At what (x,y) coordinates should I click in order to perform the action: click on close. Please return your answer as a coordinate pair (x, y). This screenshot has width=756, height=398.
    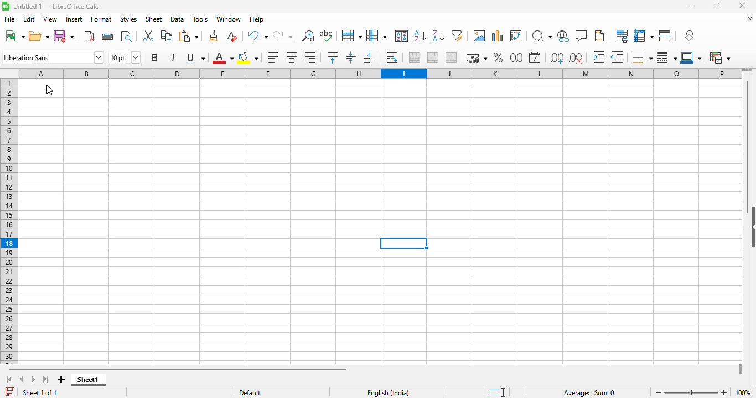
    Looking at the image, I should click on (742, 6).